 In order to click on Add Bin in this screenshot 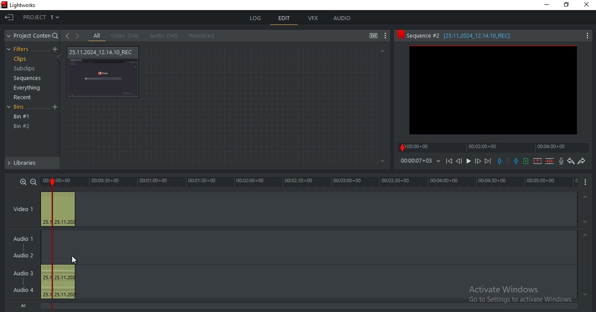, I will do `click(56, 107)`.